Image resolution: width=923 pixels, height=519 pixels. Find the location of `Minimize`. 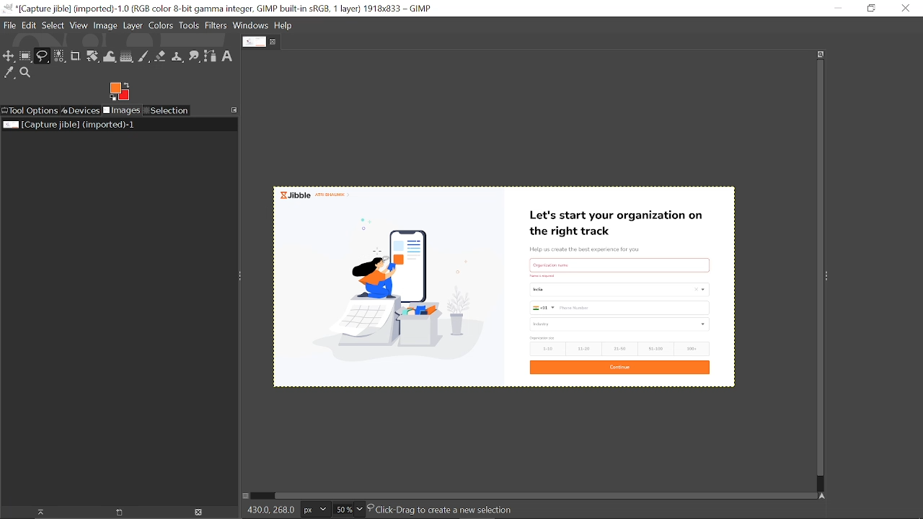

Minimize is located at coordinates (836, 8).